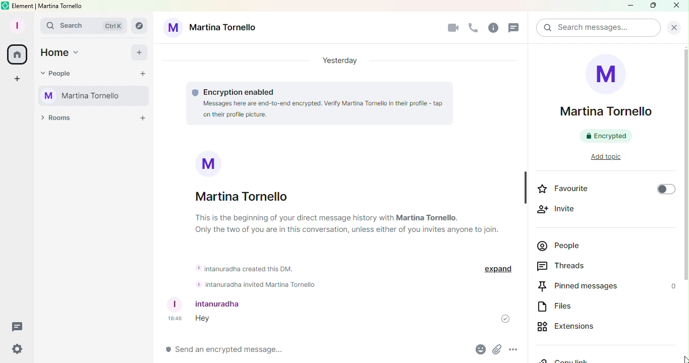 The height and width of the screenshot is (363, 689). What do you see at coordinates (480, 349) in the screenshot?
I see `Emoji` at bounding box center [480, 349].